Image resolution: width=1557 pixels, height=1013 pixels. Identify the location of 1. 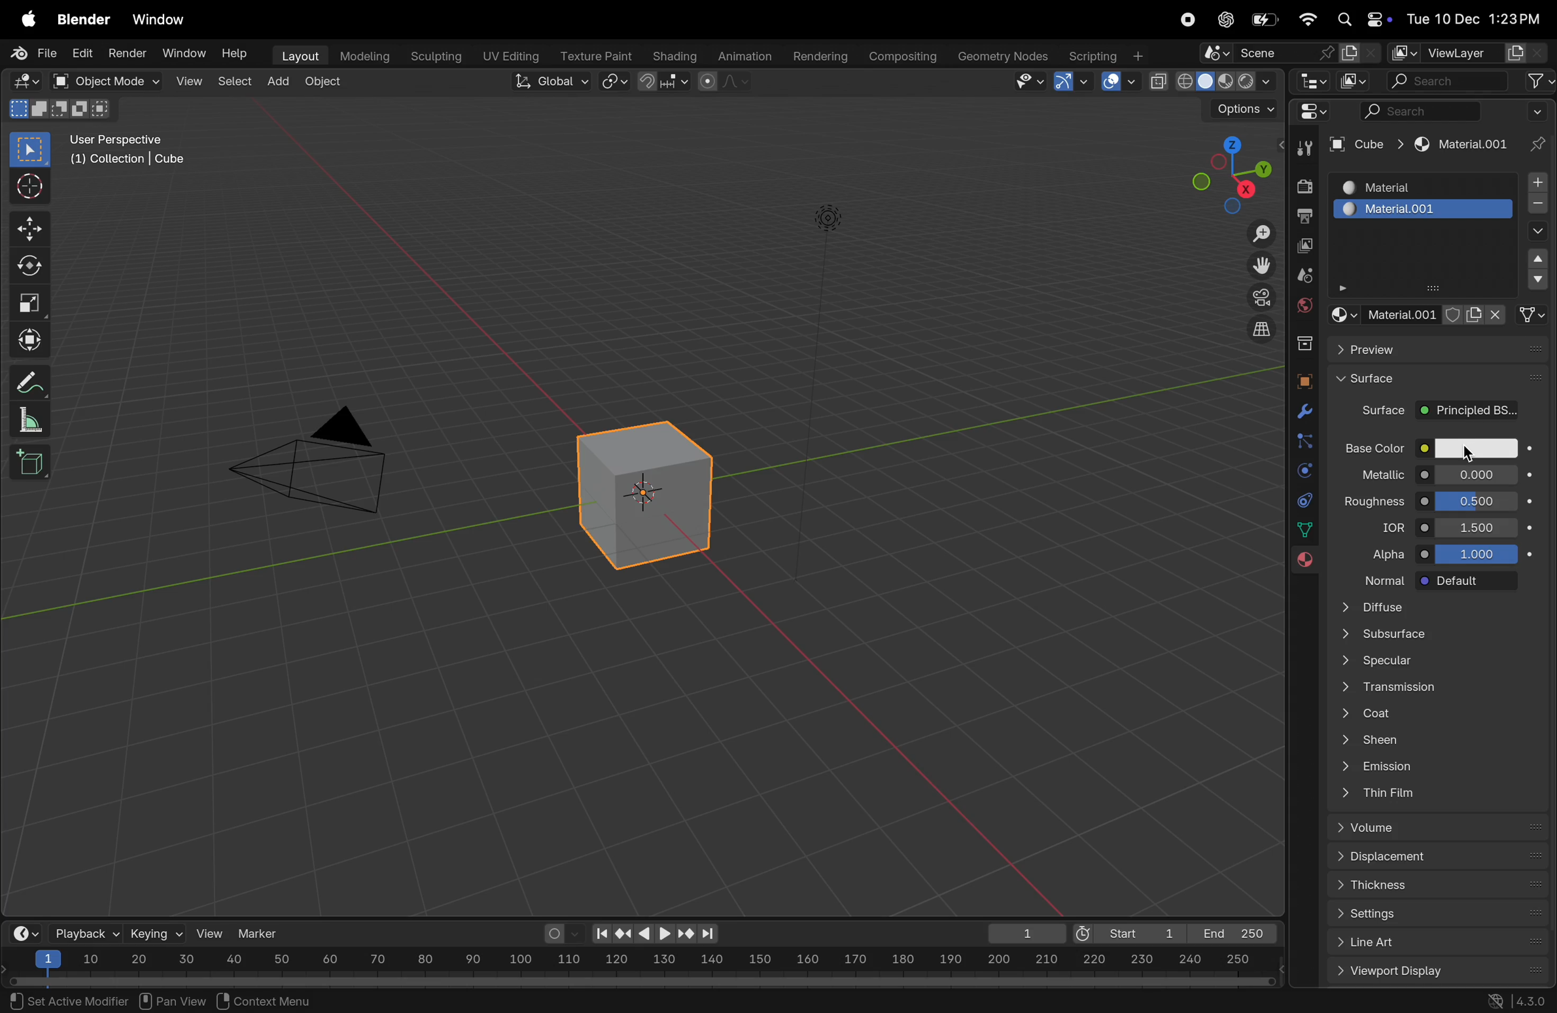
(1021, 933).